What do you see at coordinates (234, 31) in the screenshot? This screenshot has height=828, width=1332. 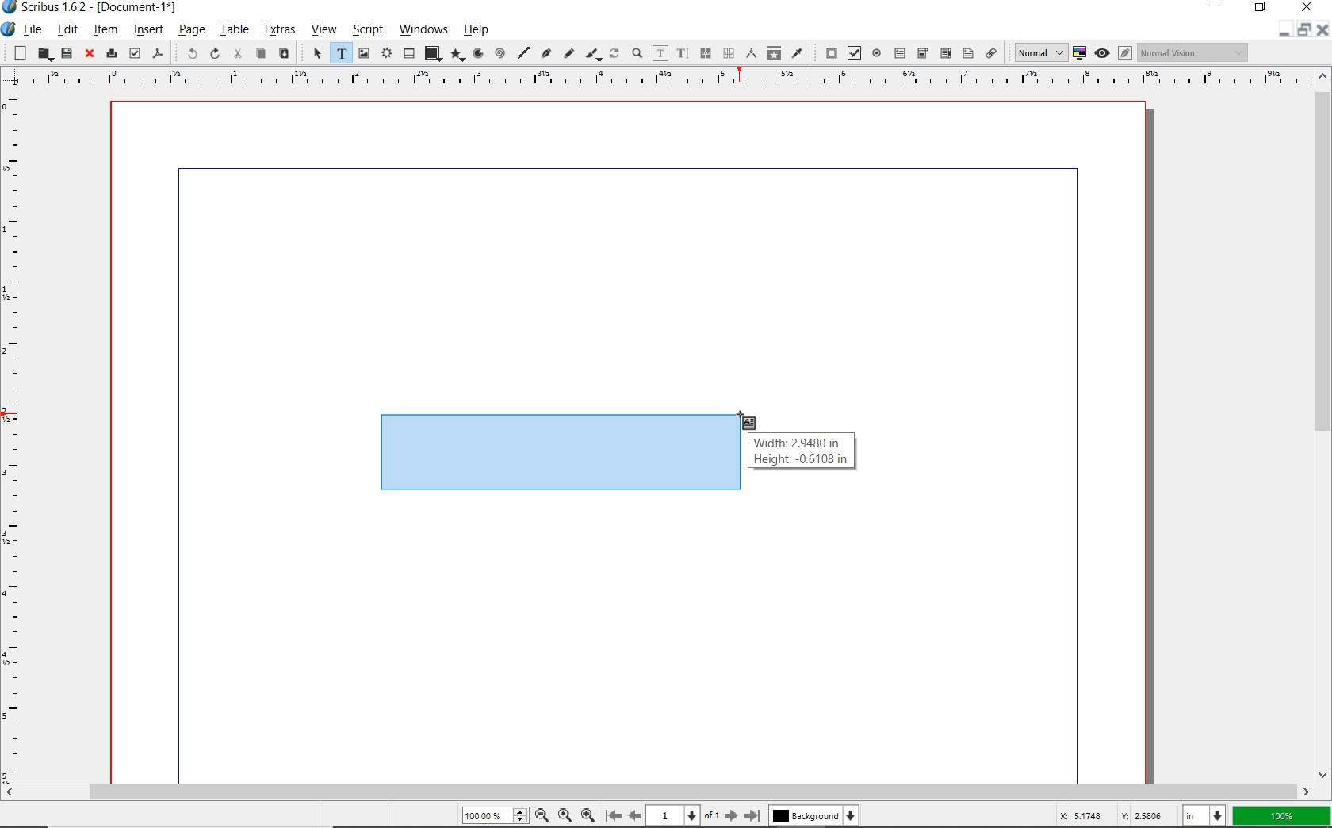 I see `table` at bounding box center [234, 31].